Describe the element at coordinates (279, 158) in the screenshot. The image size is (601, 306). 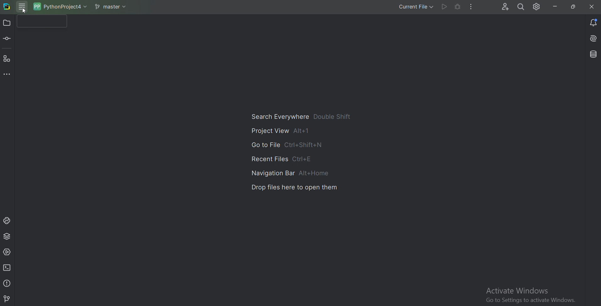
I see `Recent files` at that location.